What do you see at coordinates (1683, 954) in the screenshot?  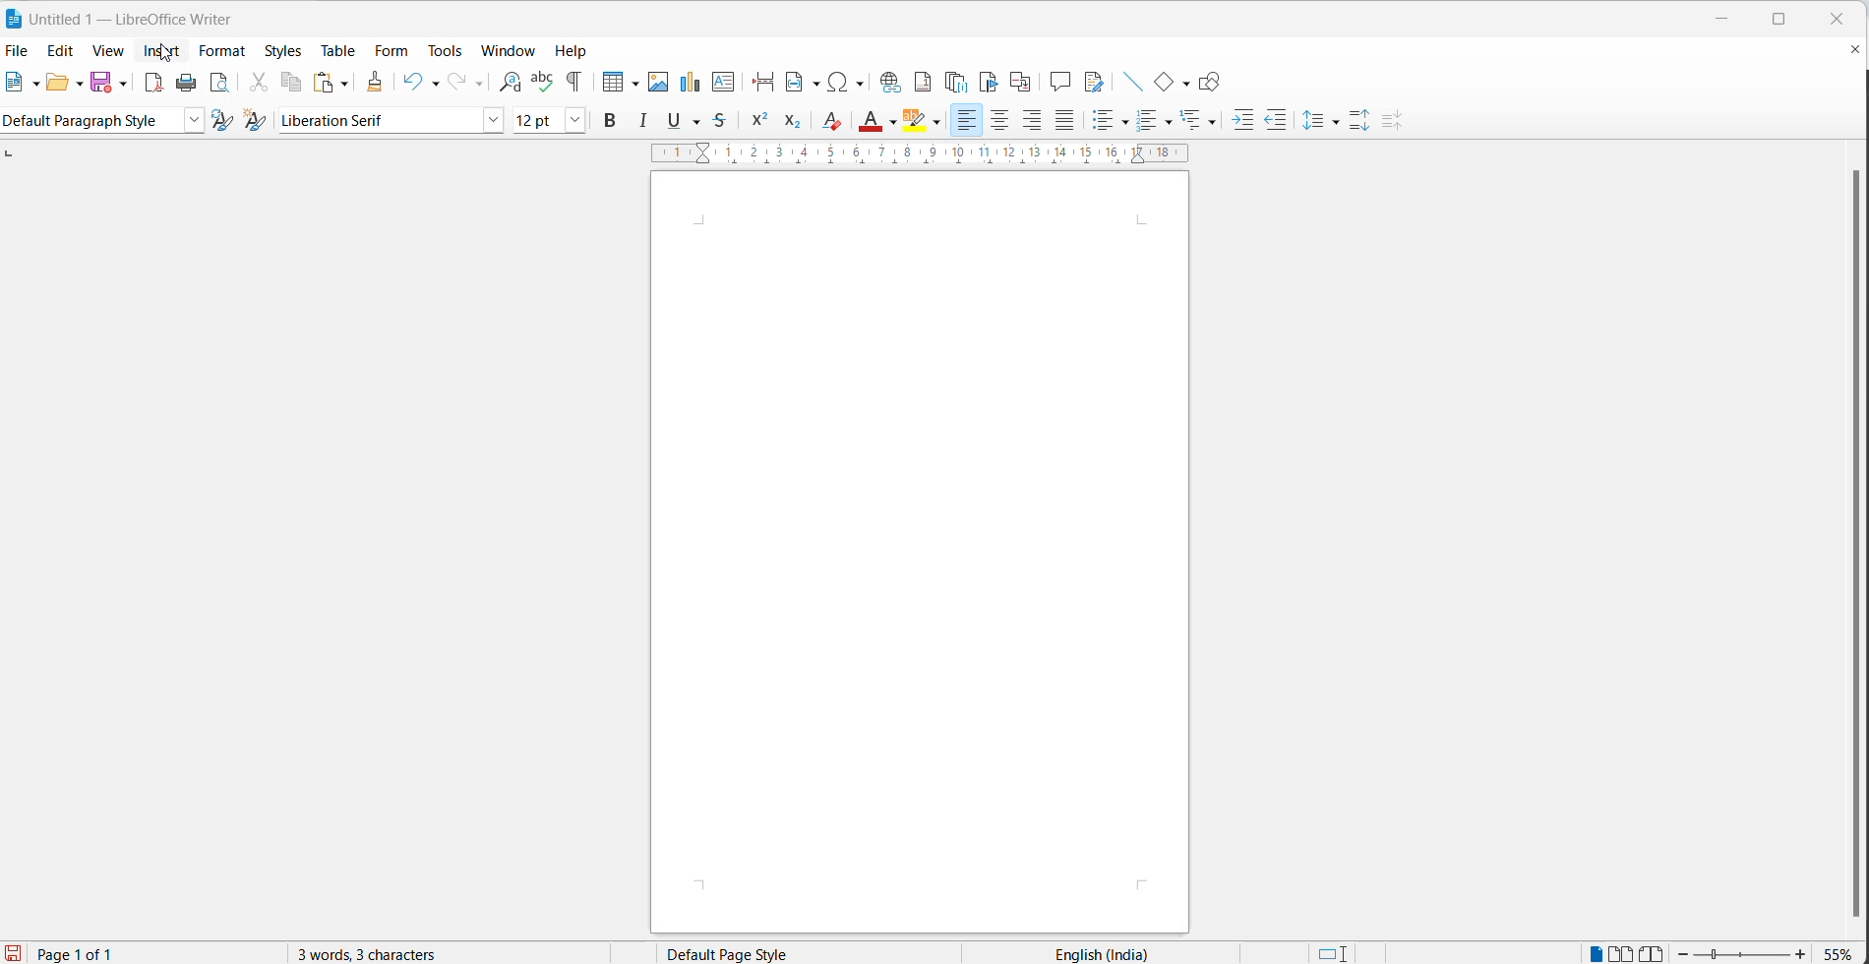 I see `zoom decrease` at bounding box center [1683, 954].